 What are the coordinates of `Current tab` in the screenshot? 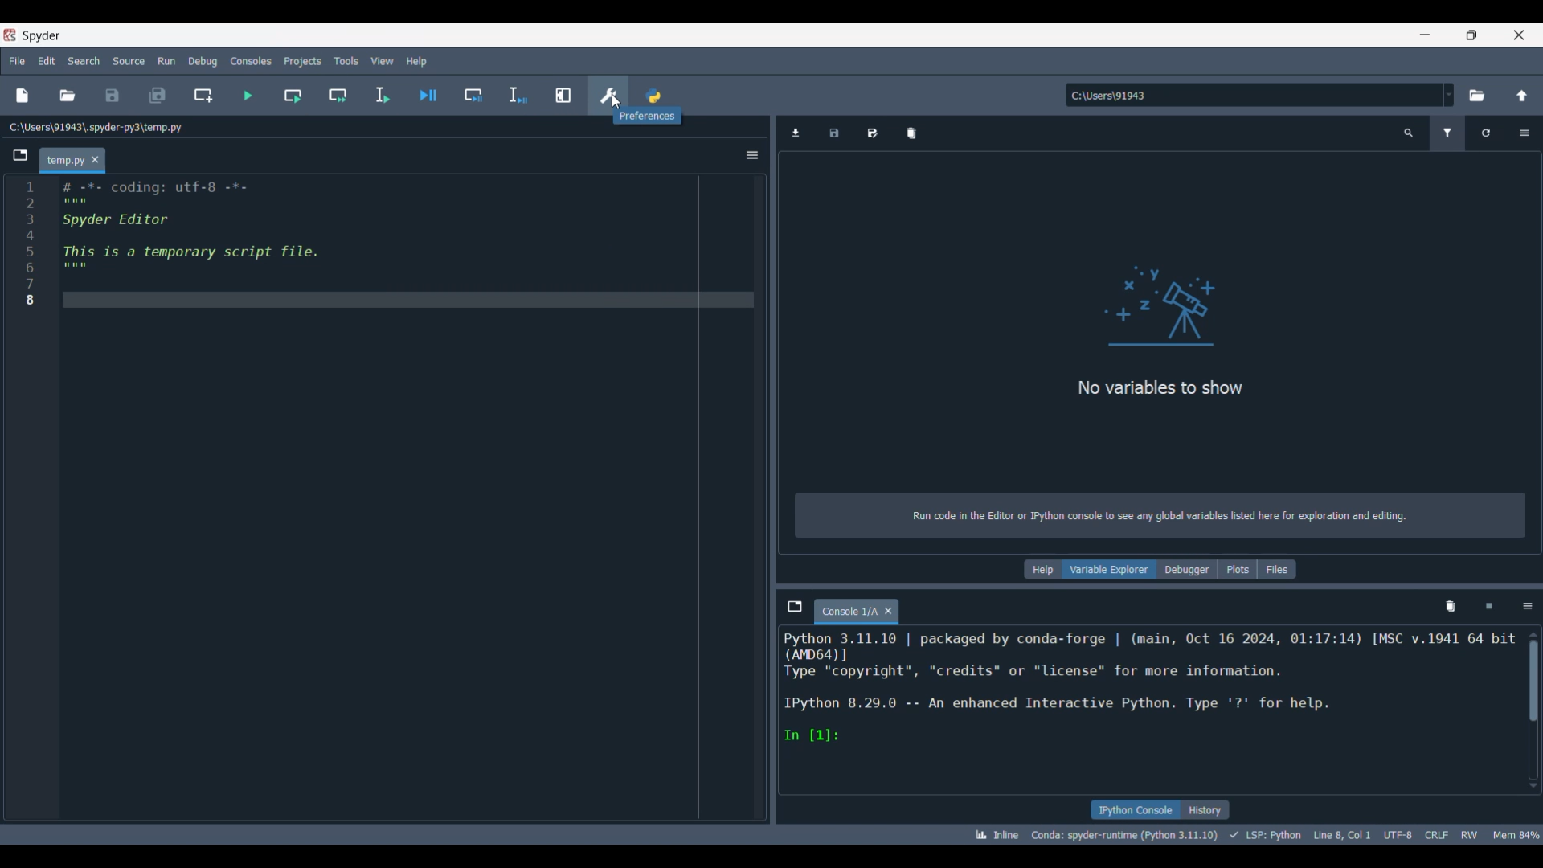 It's located at (64, 161).